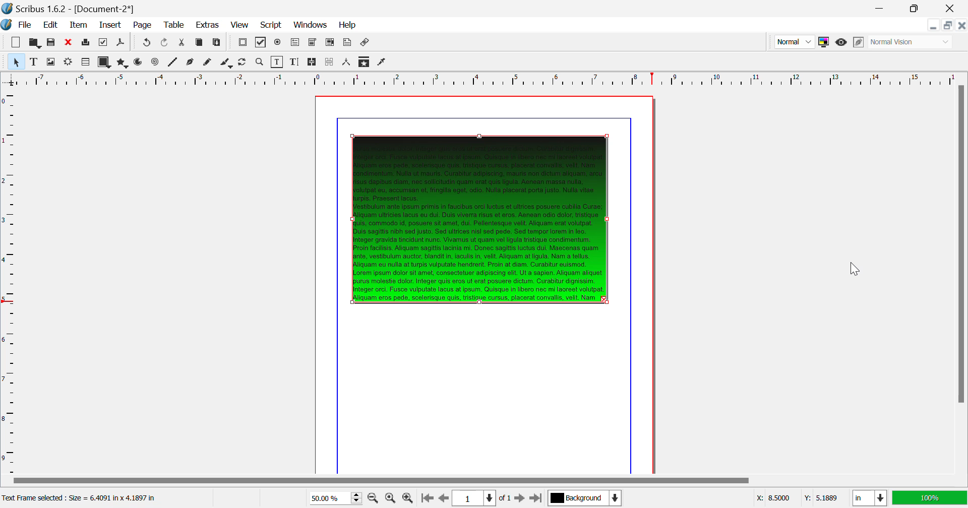 Image resolution: width=968 pixels, height=508 pixels. Describe the element at coordinates (122, 62) in the screenshot. I see `Polygons` at that location.